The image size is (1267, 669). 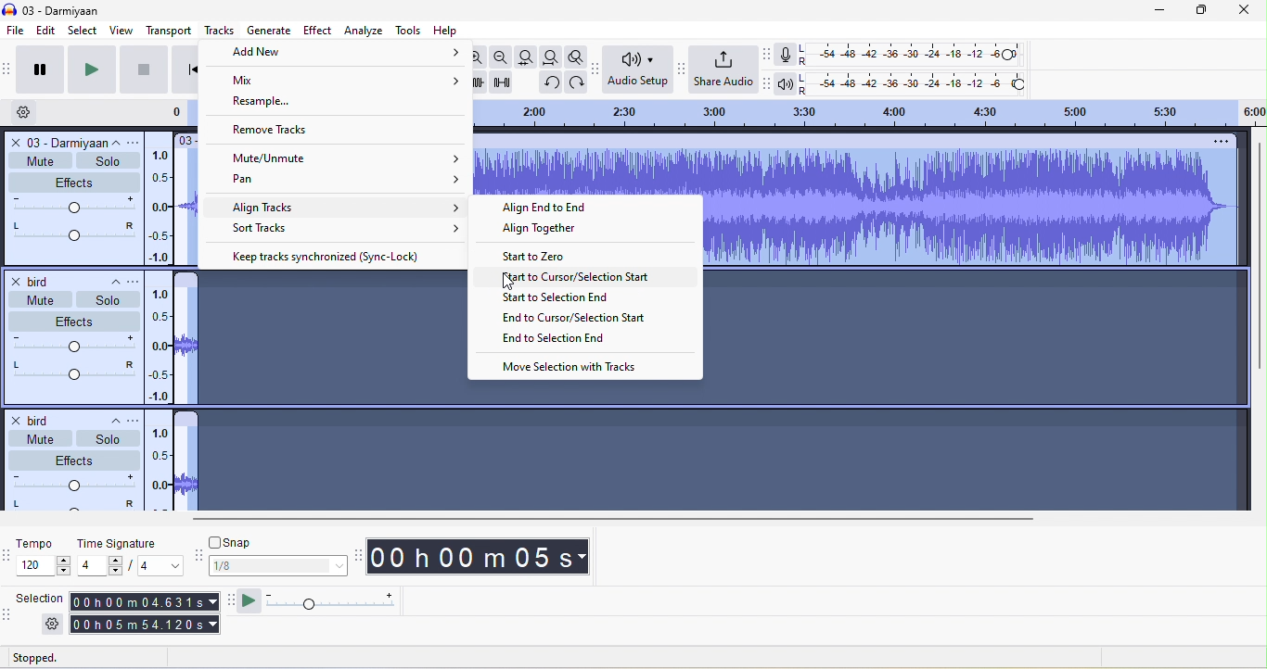 What do you see at coordinates (183, 69) in the screenshot?
I see `skip to start` at bounding box center [183, 69].